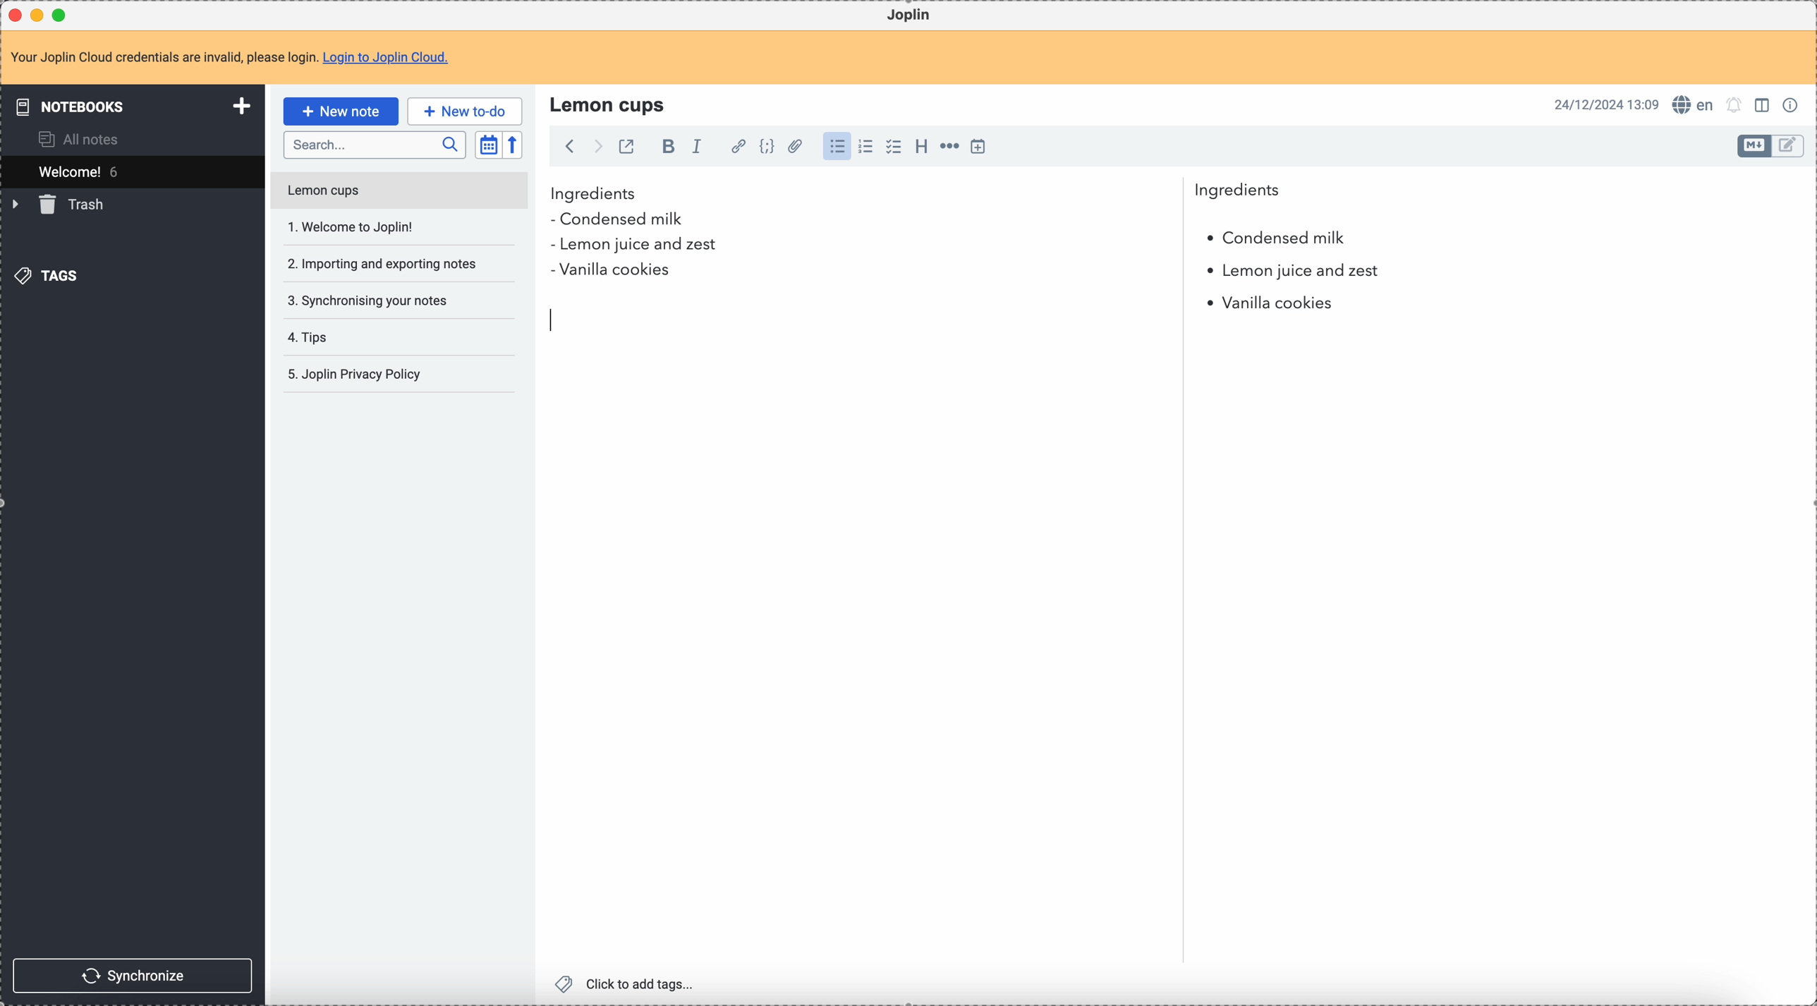 The image size is (1817, 1006). Describe the element at coordinates (358, 375) in the screenshot. I see `Joplin privacy policy note` at that location.